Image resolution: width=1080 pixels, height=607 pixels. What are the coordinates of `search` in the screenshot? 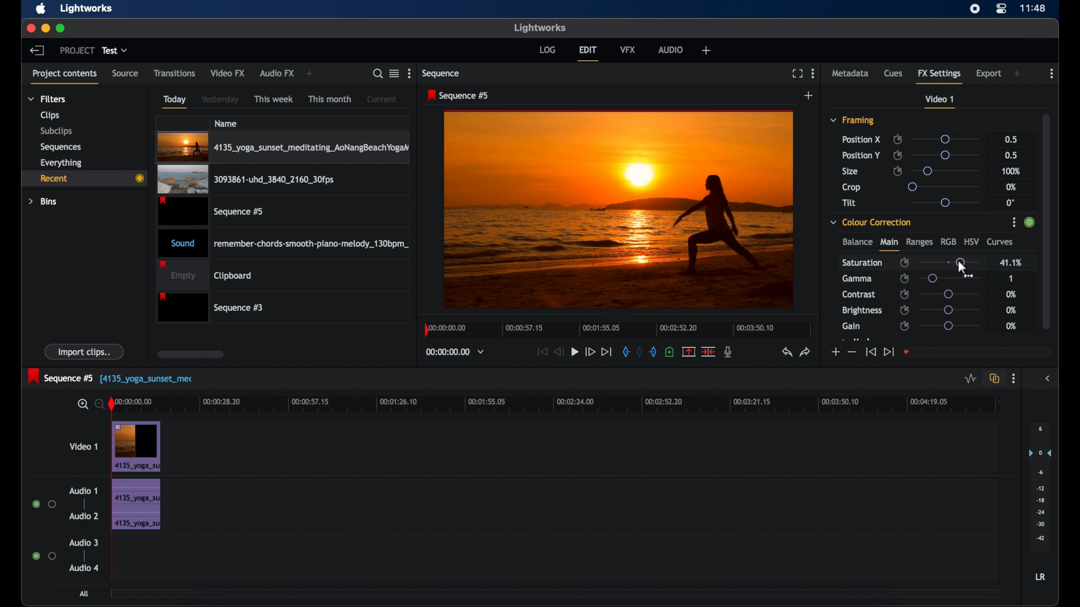 It's located at (378, 74).